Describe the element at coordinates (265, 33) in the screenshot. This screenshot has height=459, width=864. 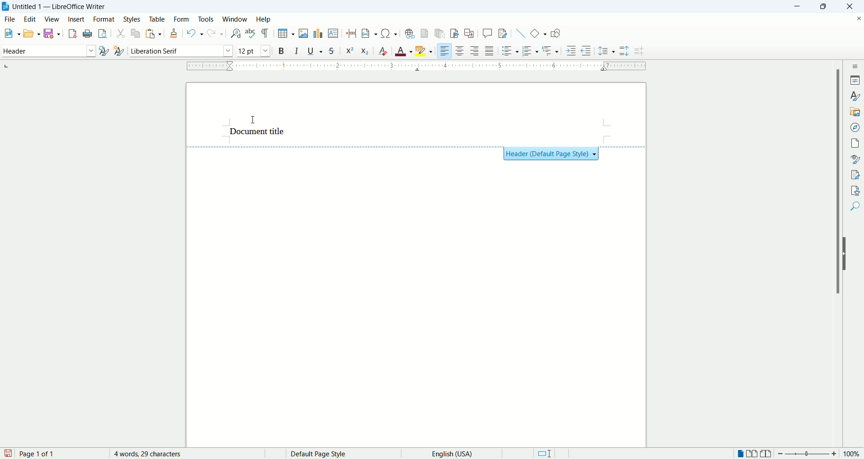
I see `formatting marks` at that location.